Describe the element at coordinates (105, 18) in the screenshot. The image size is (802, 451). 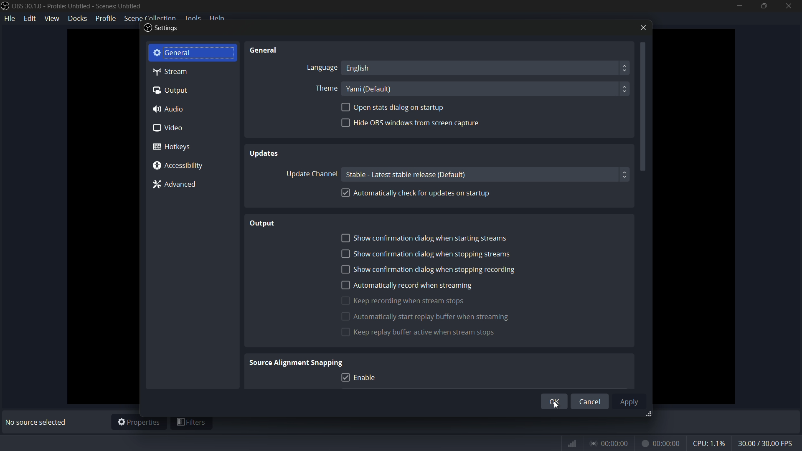
I see `profile` at that location.